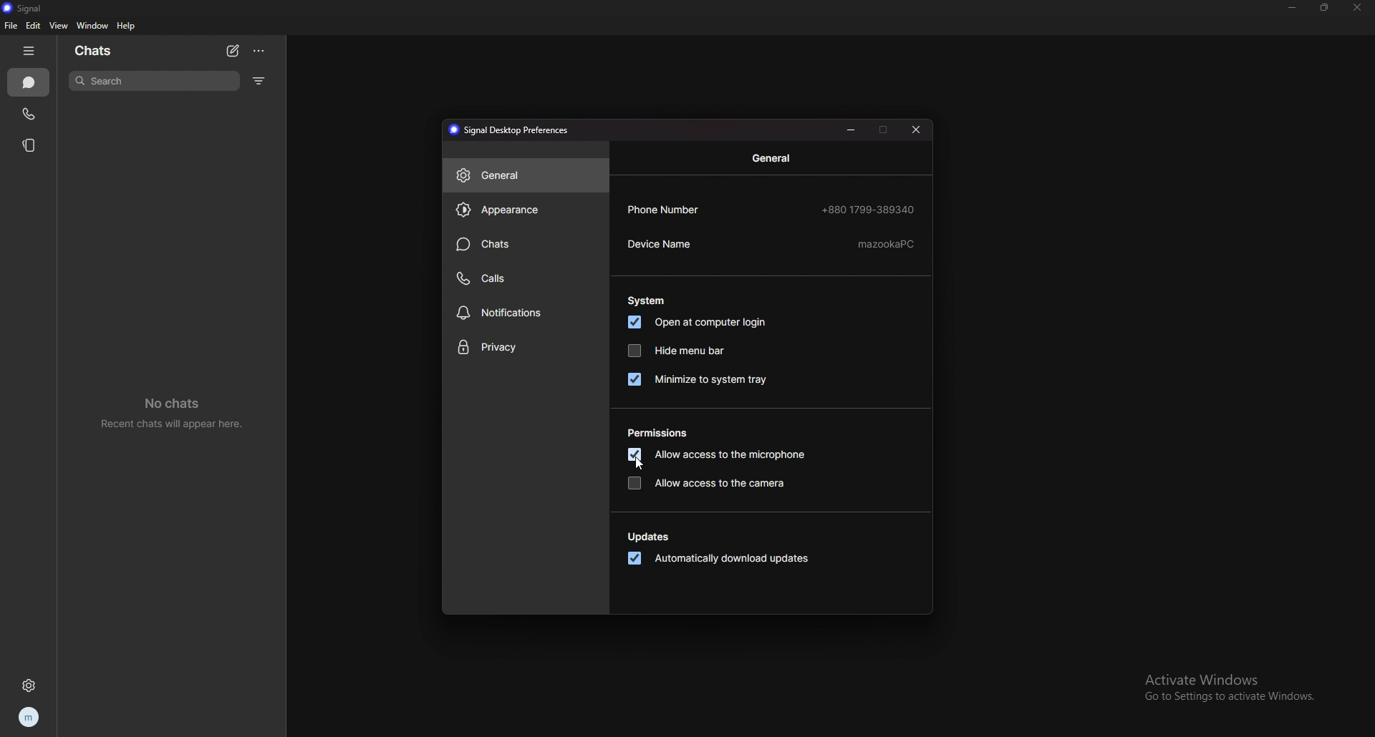 This screenshot has width=1375, height=737. Describe the element at coordinates (513, 130) in the screenshot. I see `signal desktop preferences` at that location.